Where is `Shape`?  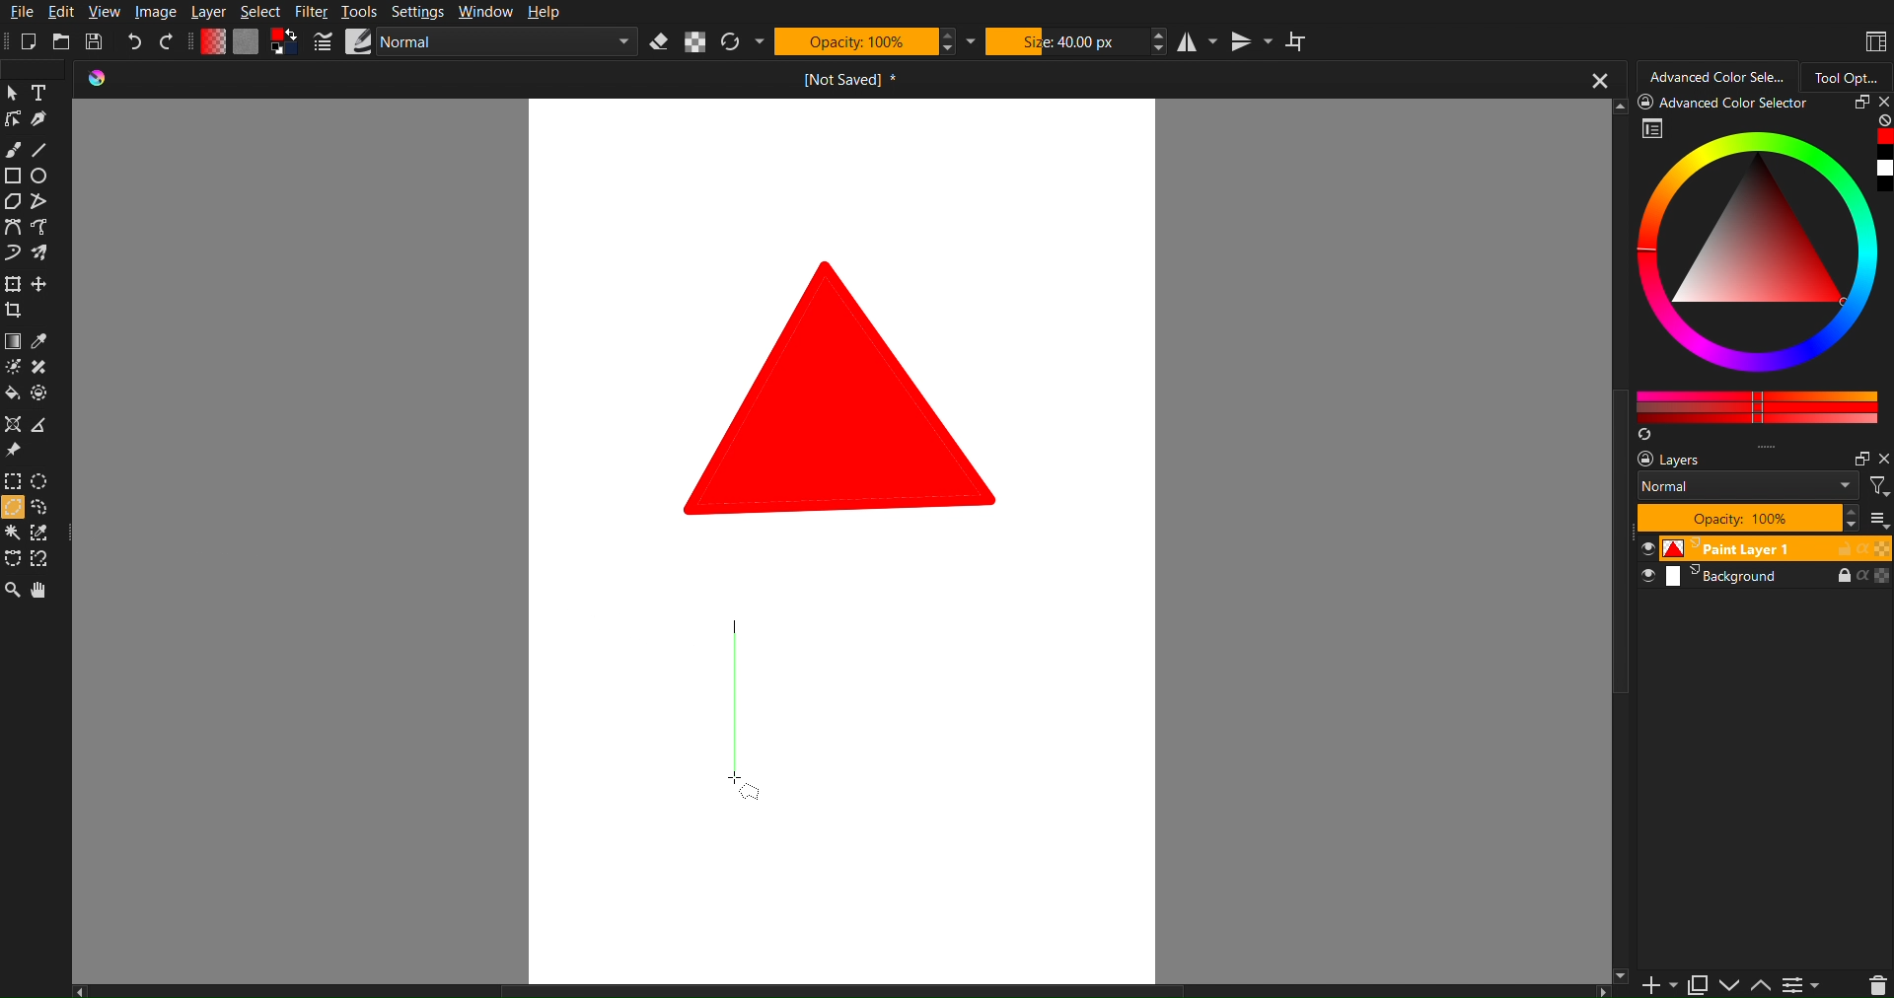 Shape is located at coordinates (845, 386).